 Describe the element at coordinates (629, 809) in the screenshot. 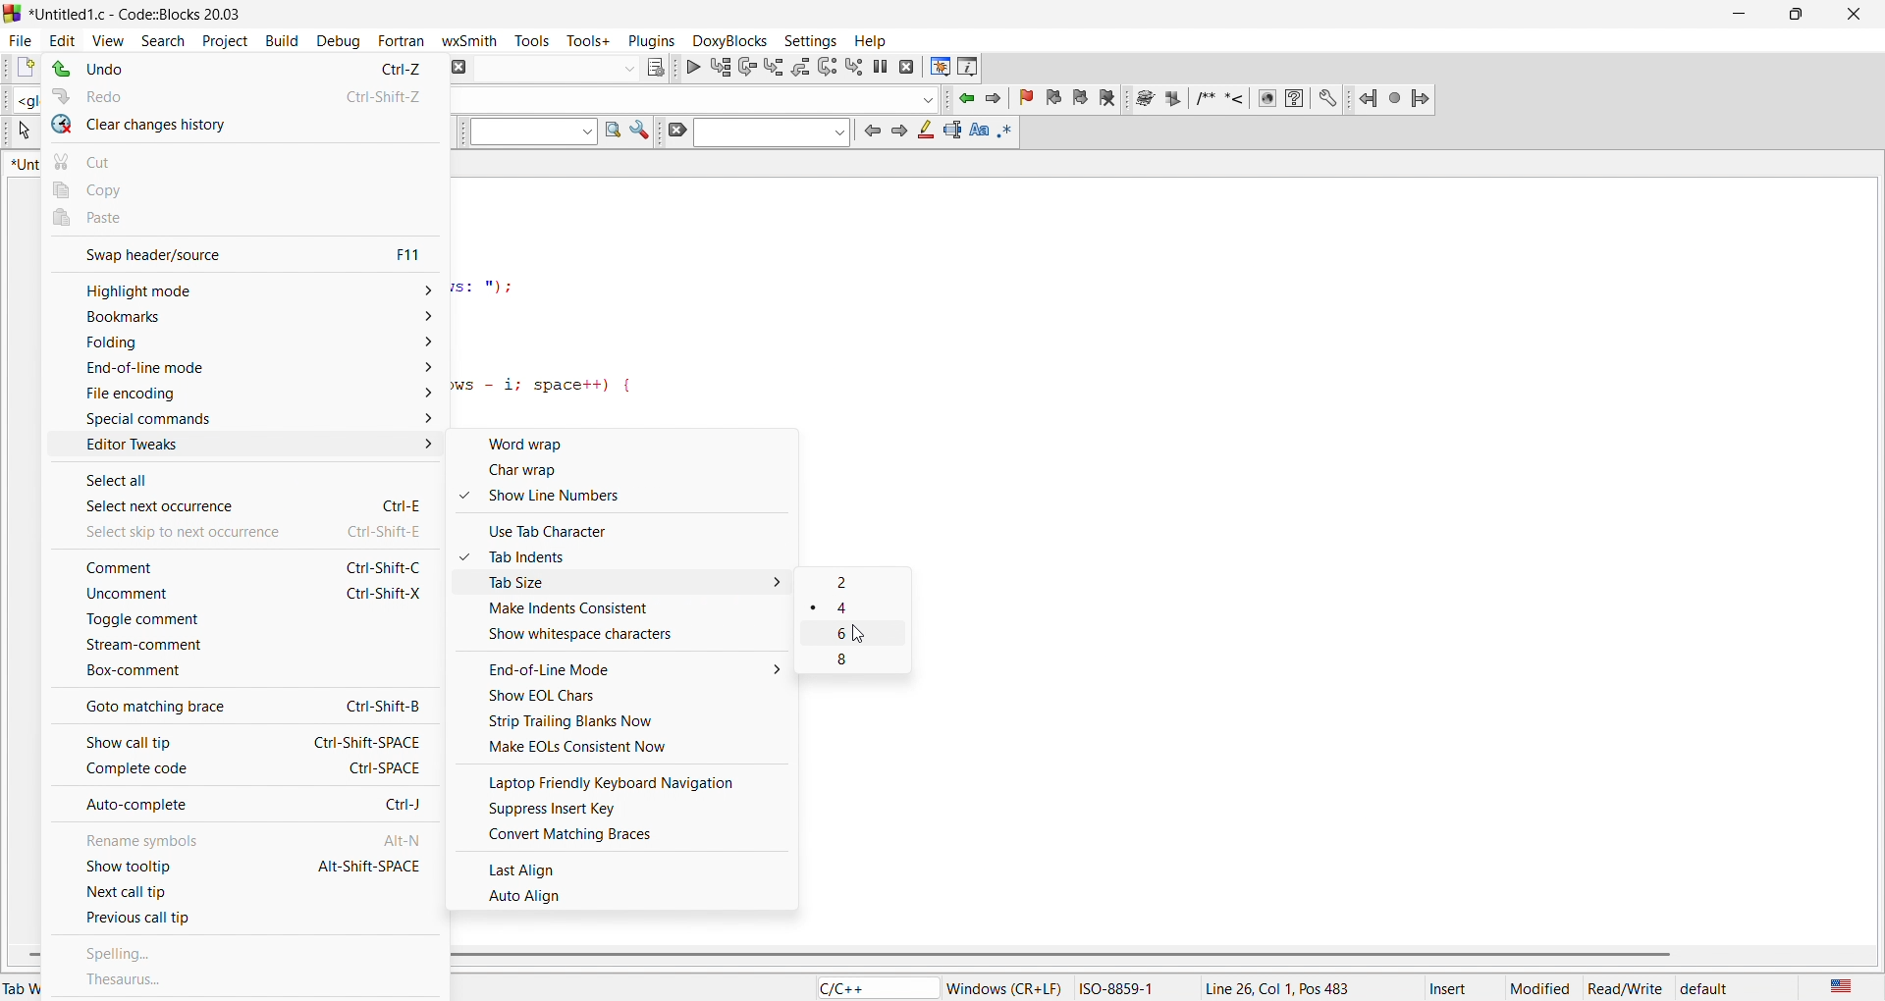

I see `supress insert key` at that location.